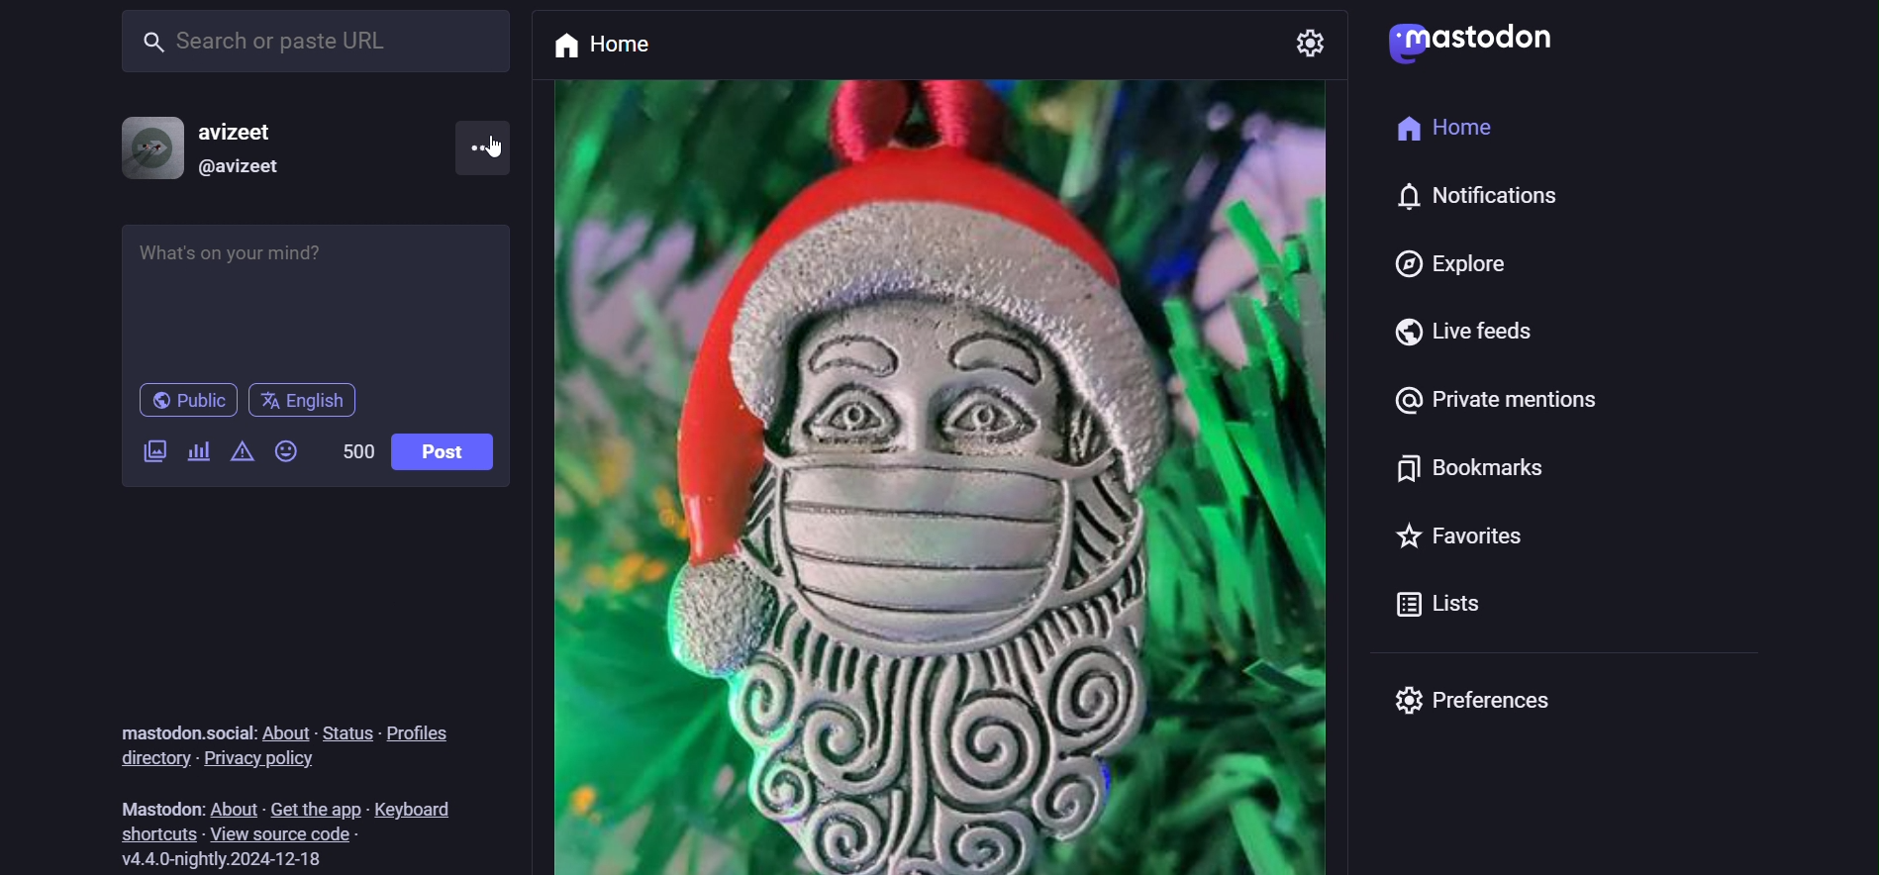  What do you see at coordinates (344, 732) in the screenshot?
I see `status` at bounding box center [344, 732].